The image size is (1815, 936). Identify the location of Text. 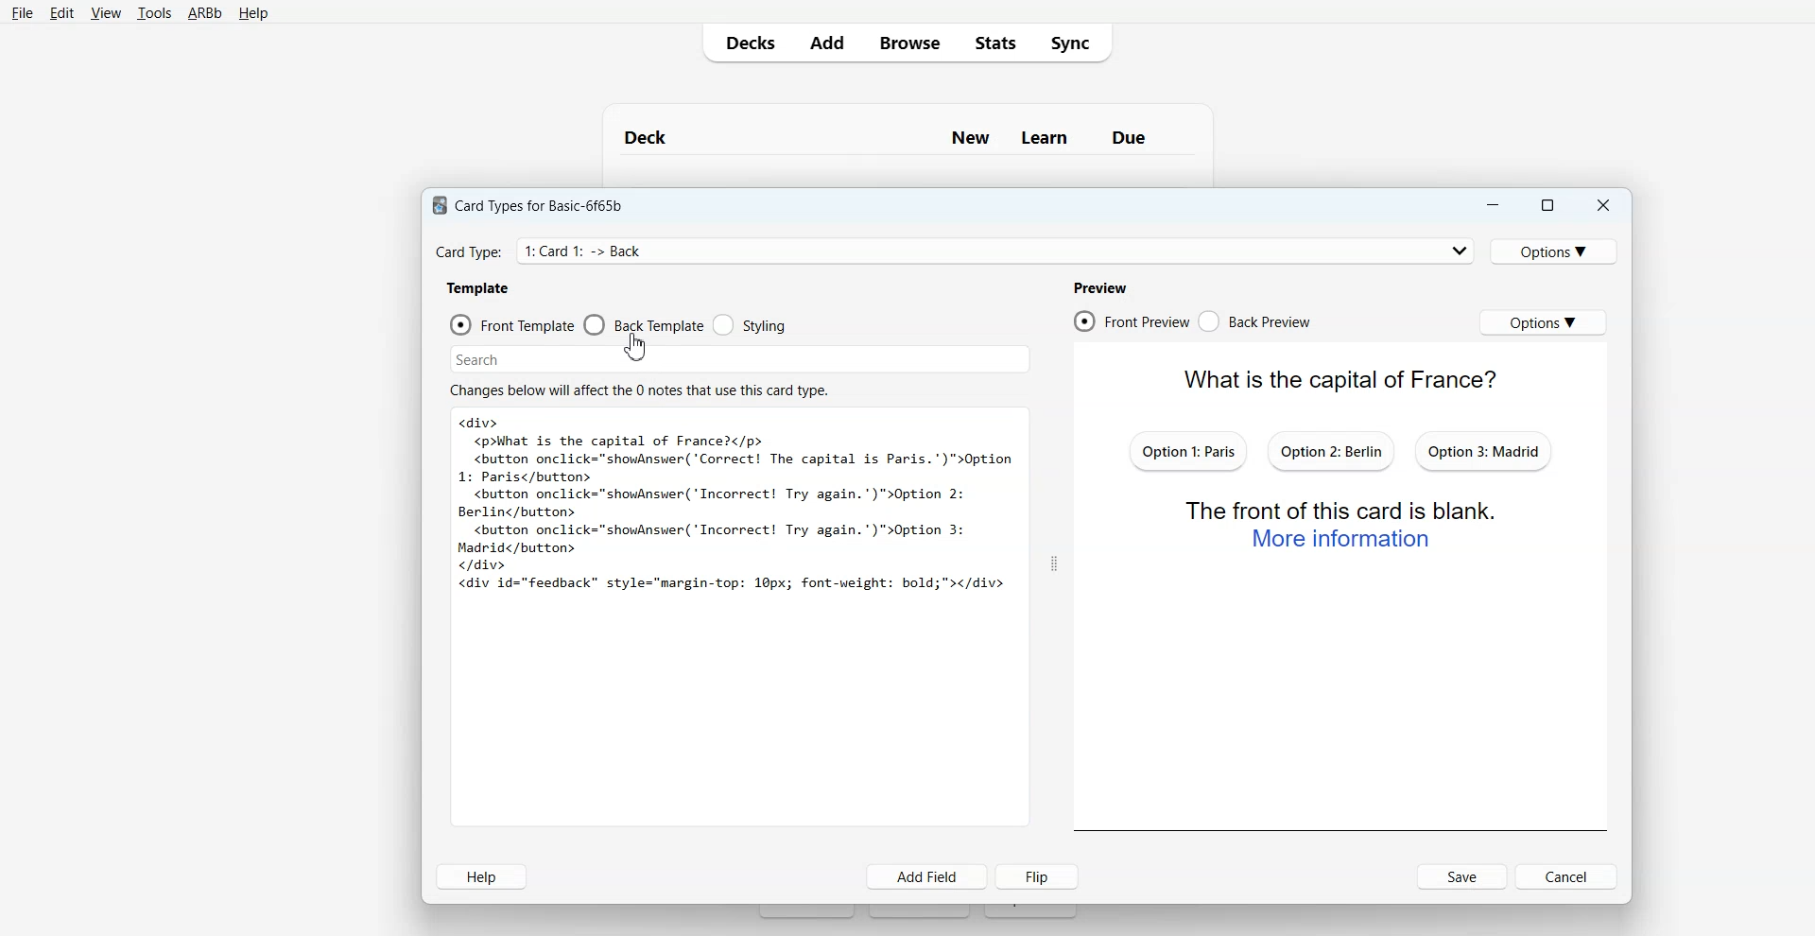
(907, 130).